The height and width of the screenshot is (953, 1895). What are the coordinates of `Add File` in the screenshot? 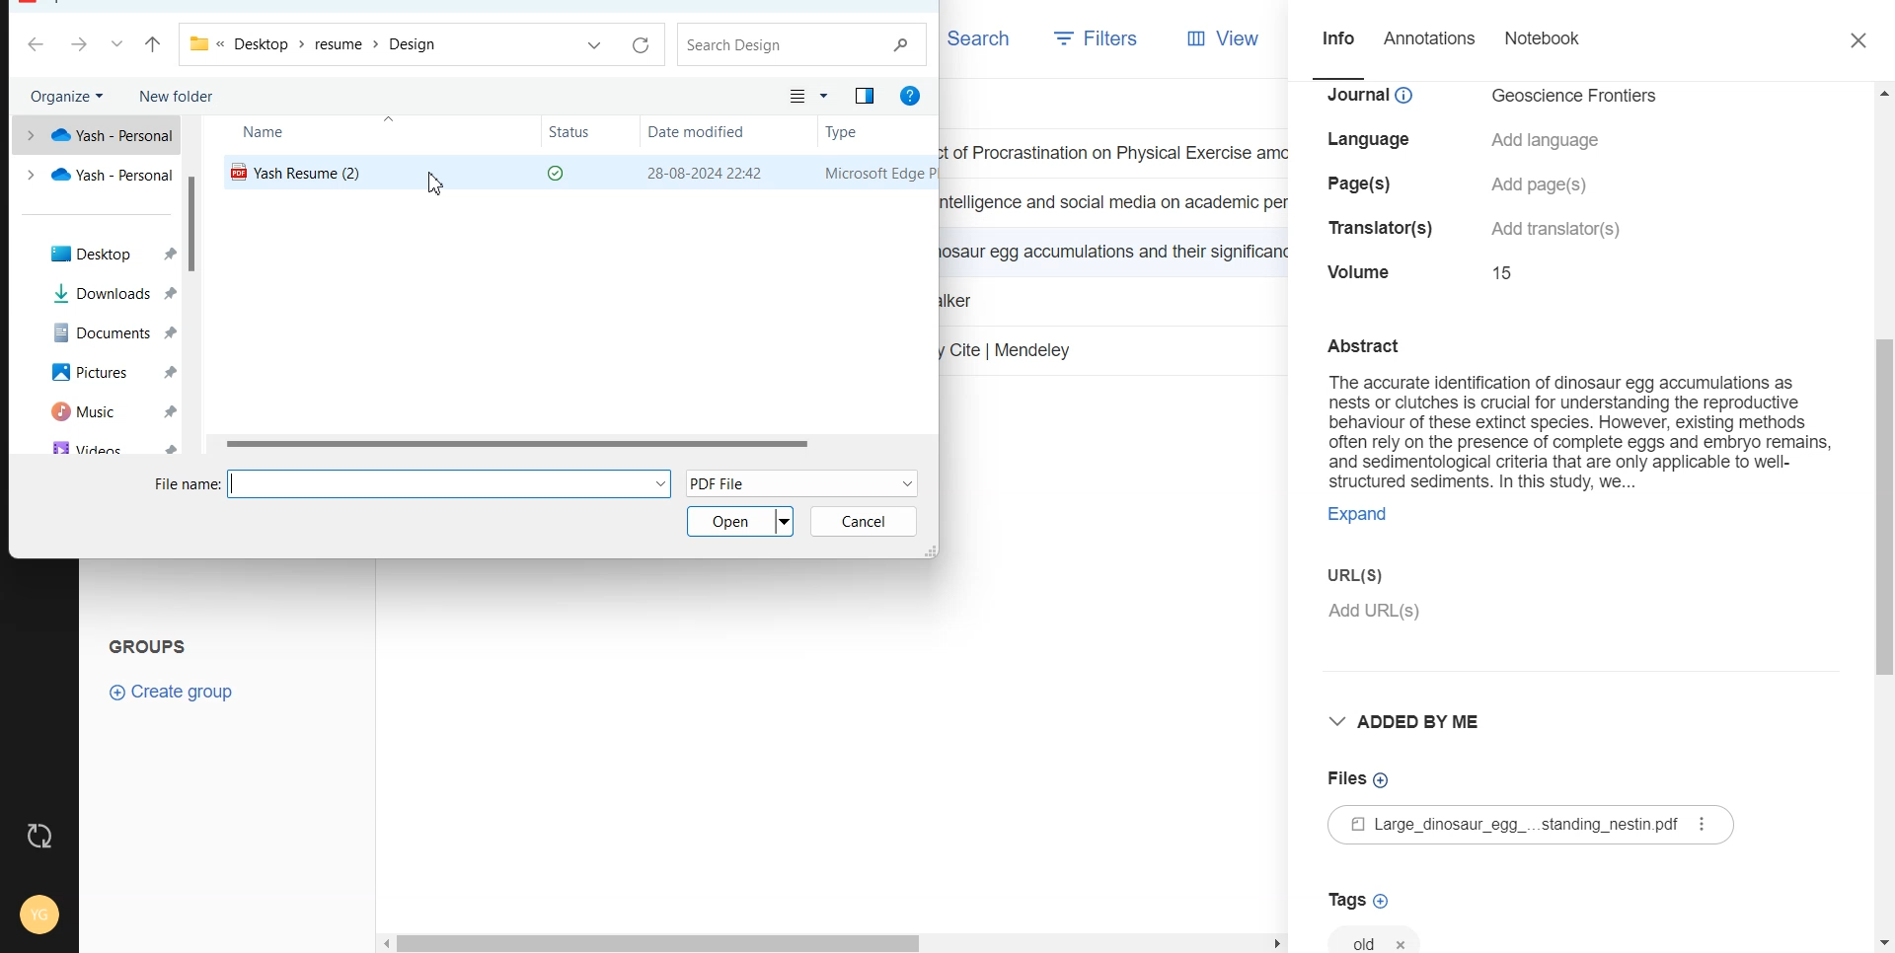 It's located at (1359, 779).